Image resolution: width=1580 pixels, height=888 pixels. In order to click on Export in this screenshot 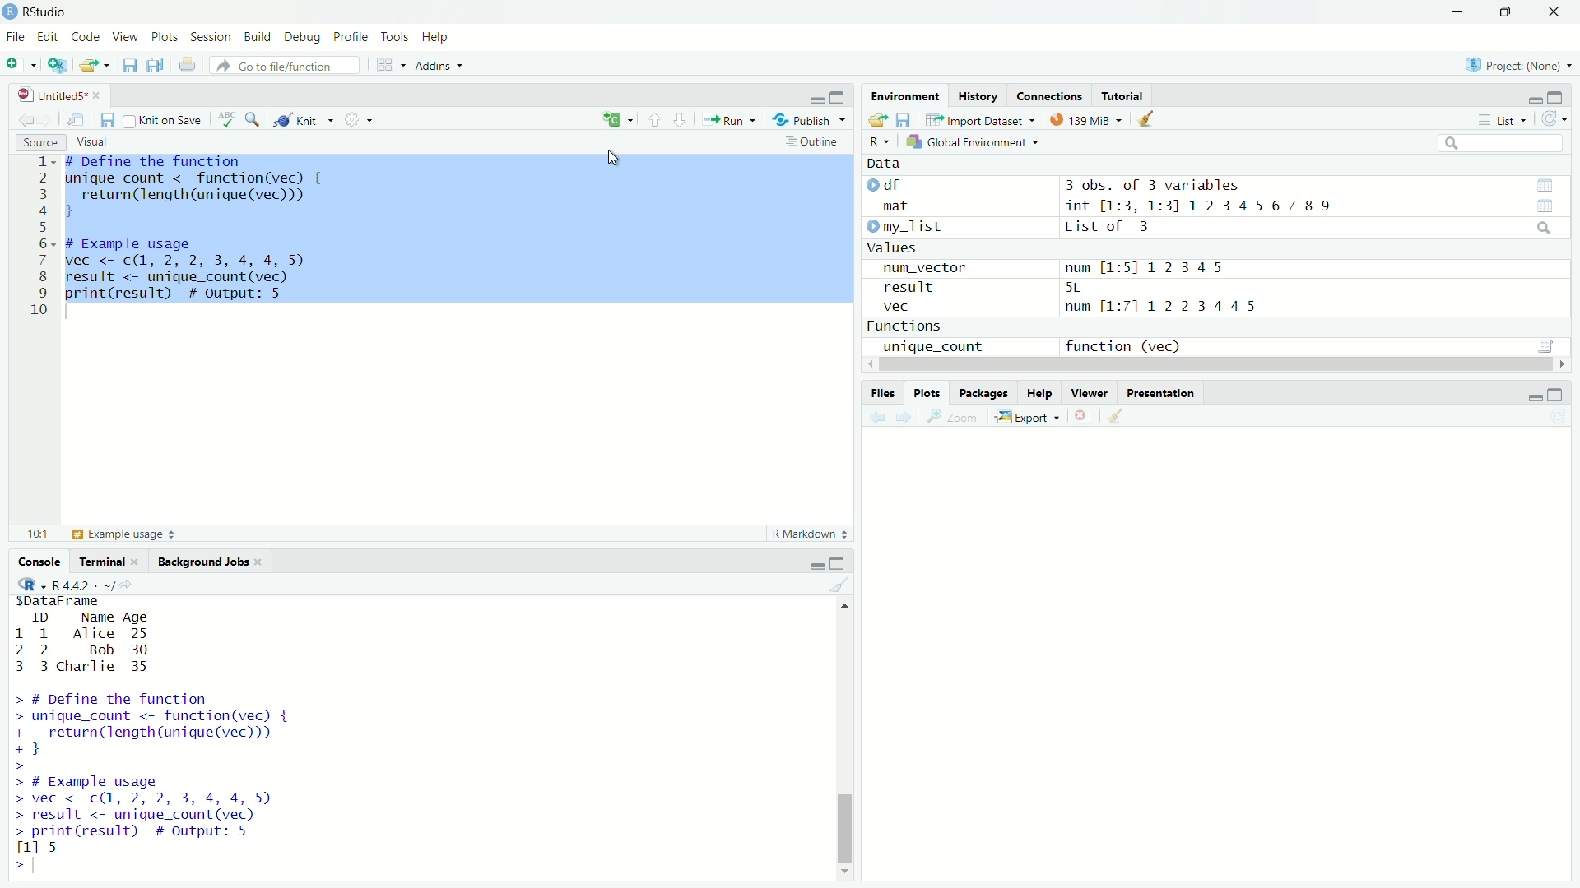, I will do `click(1026, 418)`.